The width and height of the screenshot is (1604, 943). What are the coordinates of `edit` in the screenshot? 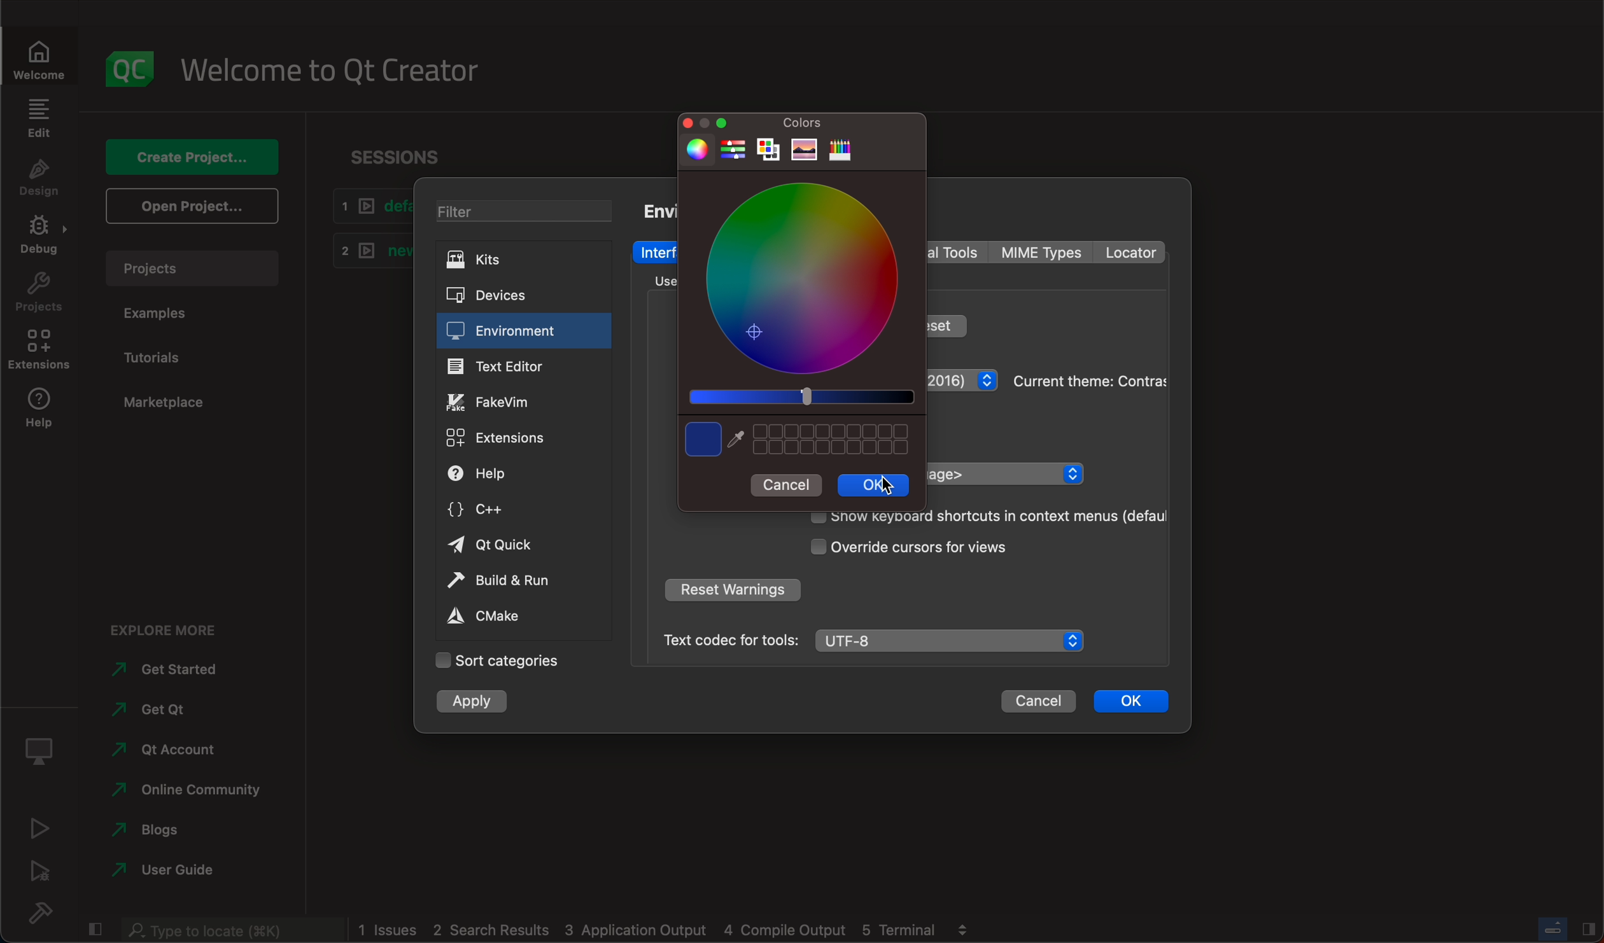 It's located at (38, 118).